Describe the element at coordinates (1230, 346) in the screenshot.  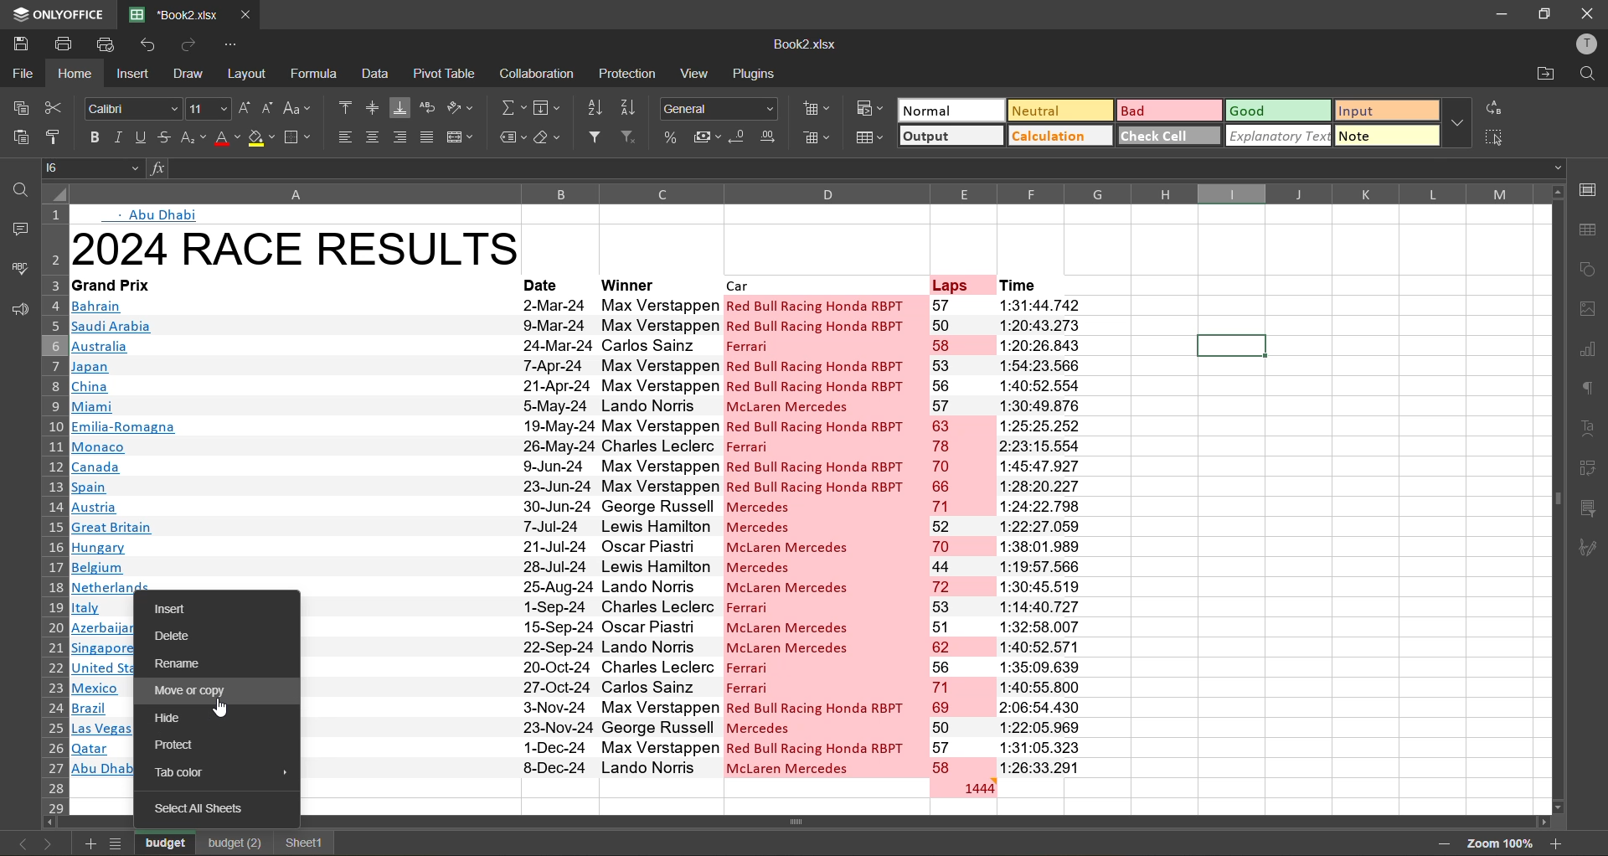
I see `selected cell` at that location.